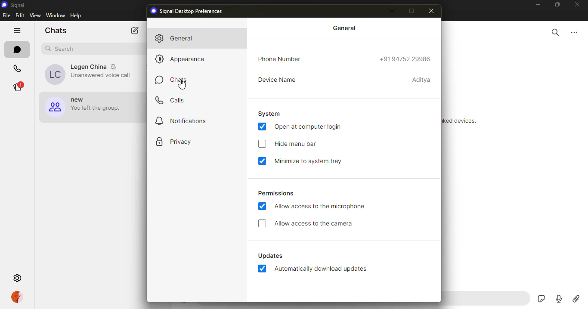 Image resolution: width=588 pixels, height=309 pixels. I want to click on allow mic access, so click(327, 207).